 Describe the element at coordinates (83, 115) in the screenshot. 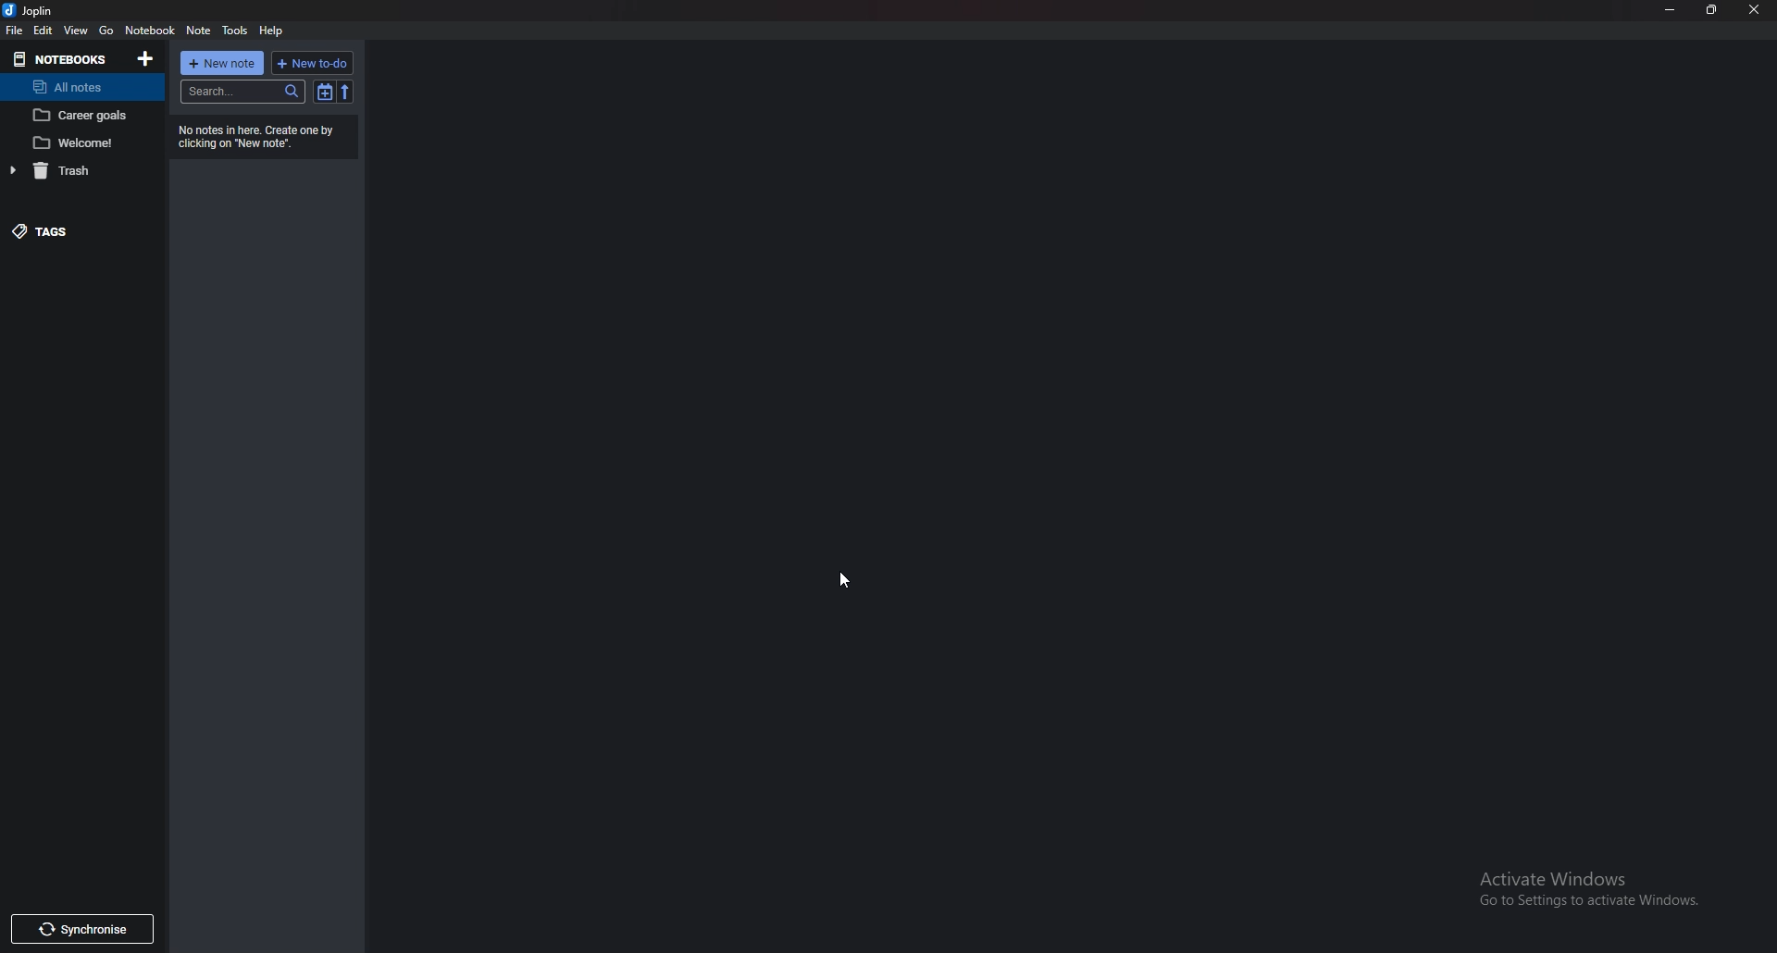

I see `note` at that location.